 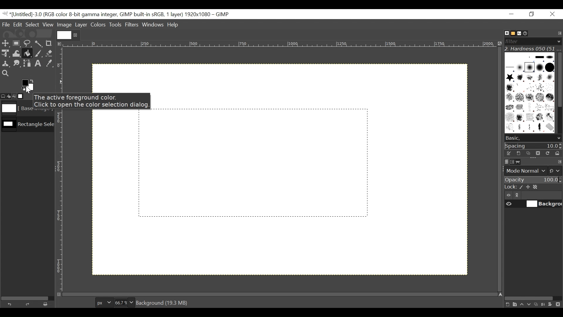 What do you see at coordinates (28, 87) in the screenshot?
I see `Cursor on active background color` at bounding box center [28, 87].